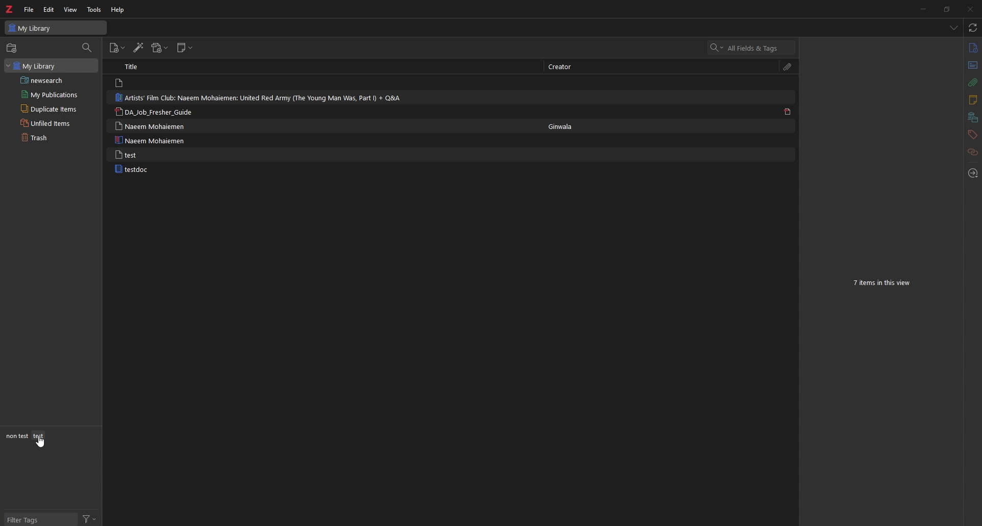  I want to click on file, so click(29, 10).